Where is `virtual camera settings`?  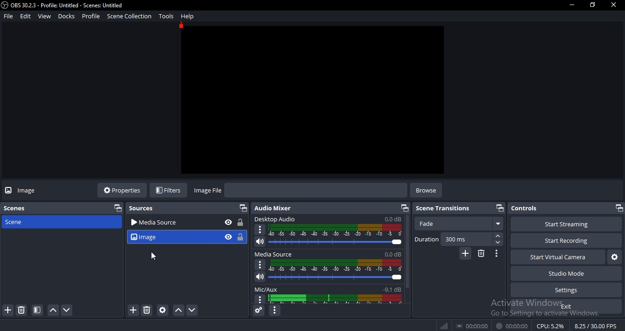
virtual camera settings is located at coordinates (614, 258).